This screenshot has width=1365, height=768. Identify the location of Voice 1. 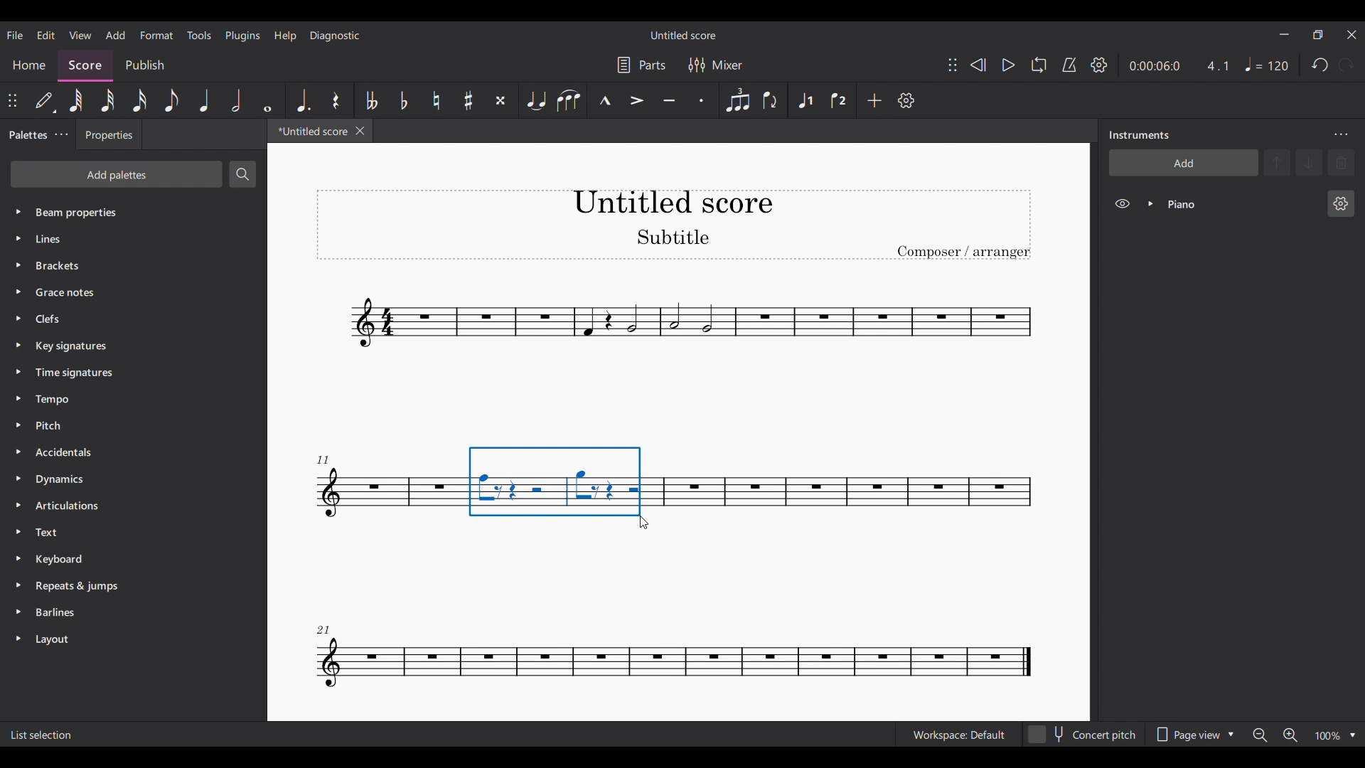
(805, 100).